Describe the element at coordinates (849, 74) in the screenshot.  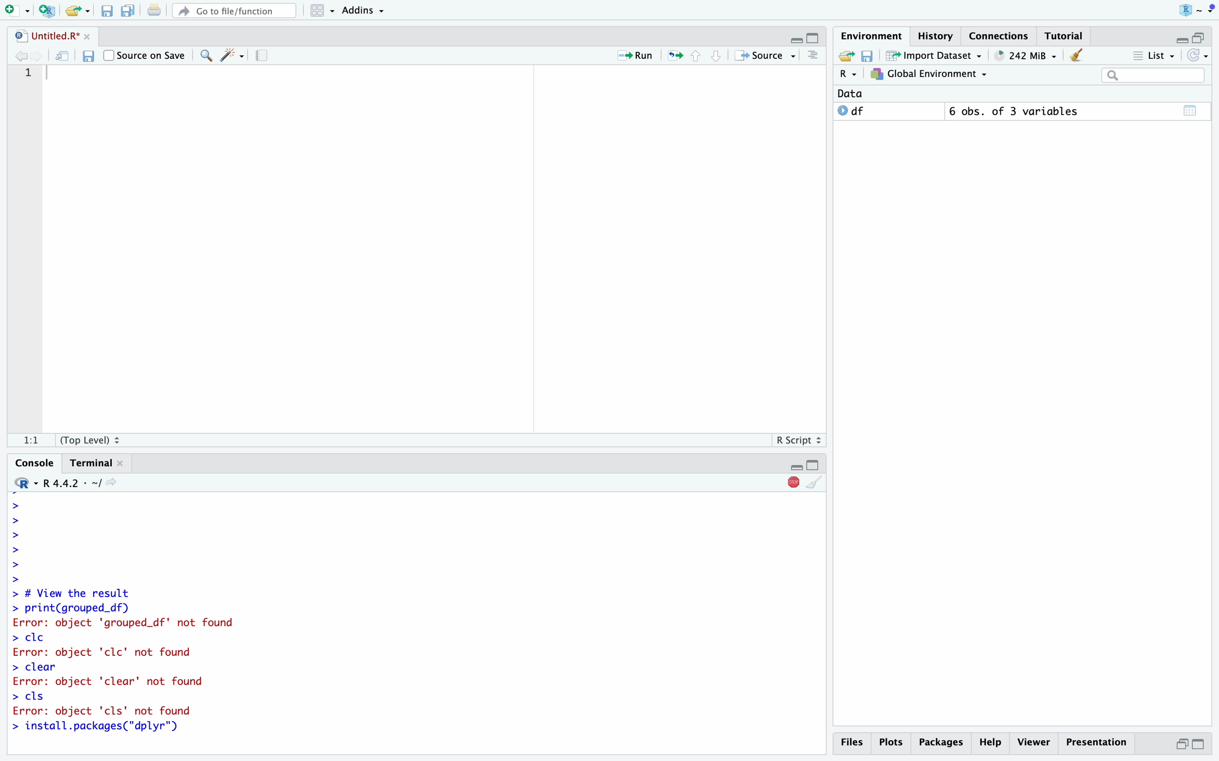
I see `R` at that location.